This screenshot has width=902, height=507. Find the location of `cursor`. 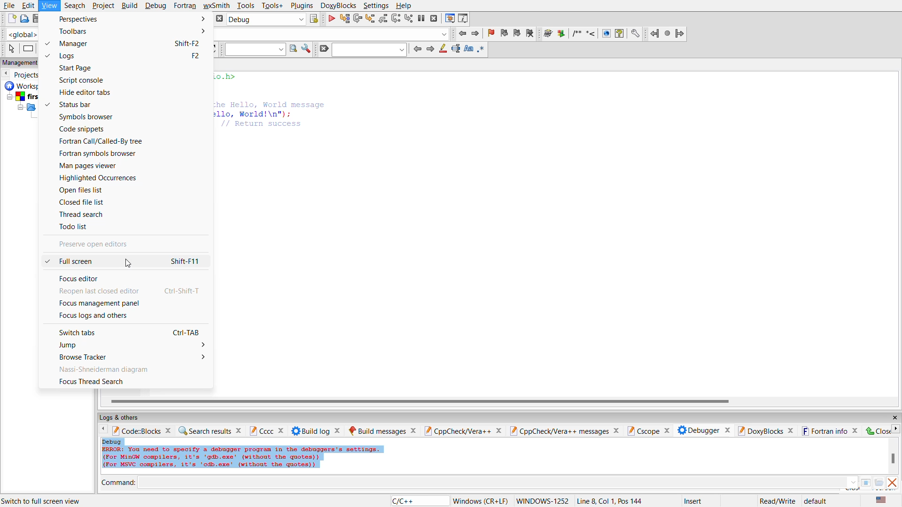

cursor is located at coordinates (132, 265).